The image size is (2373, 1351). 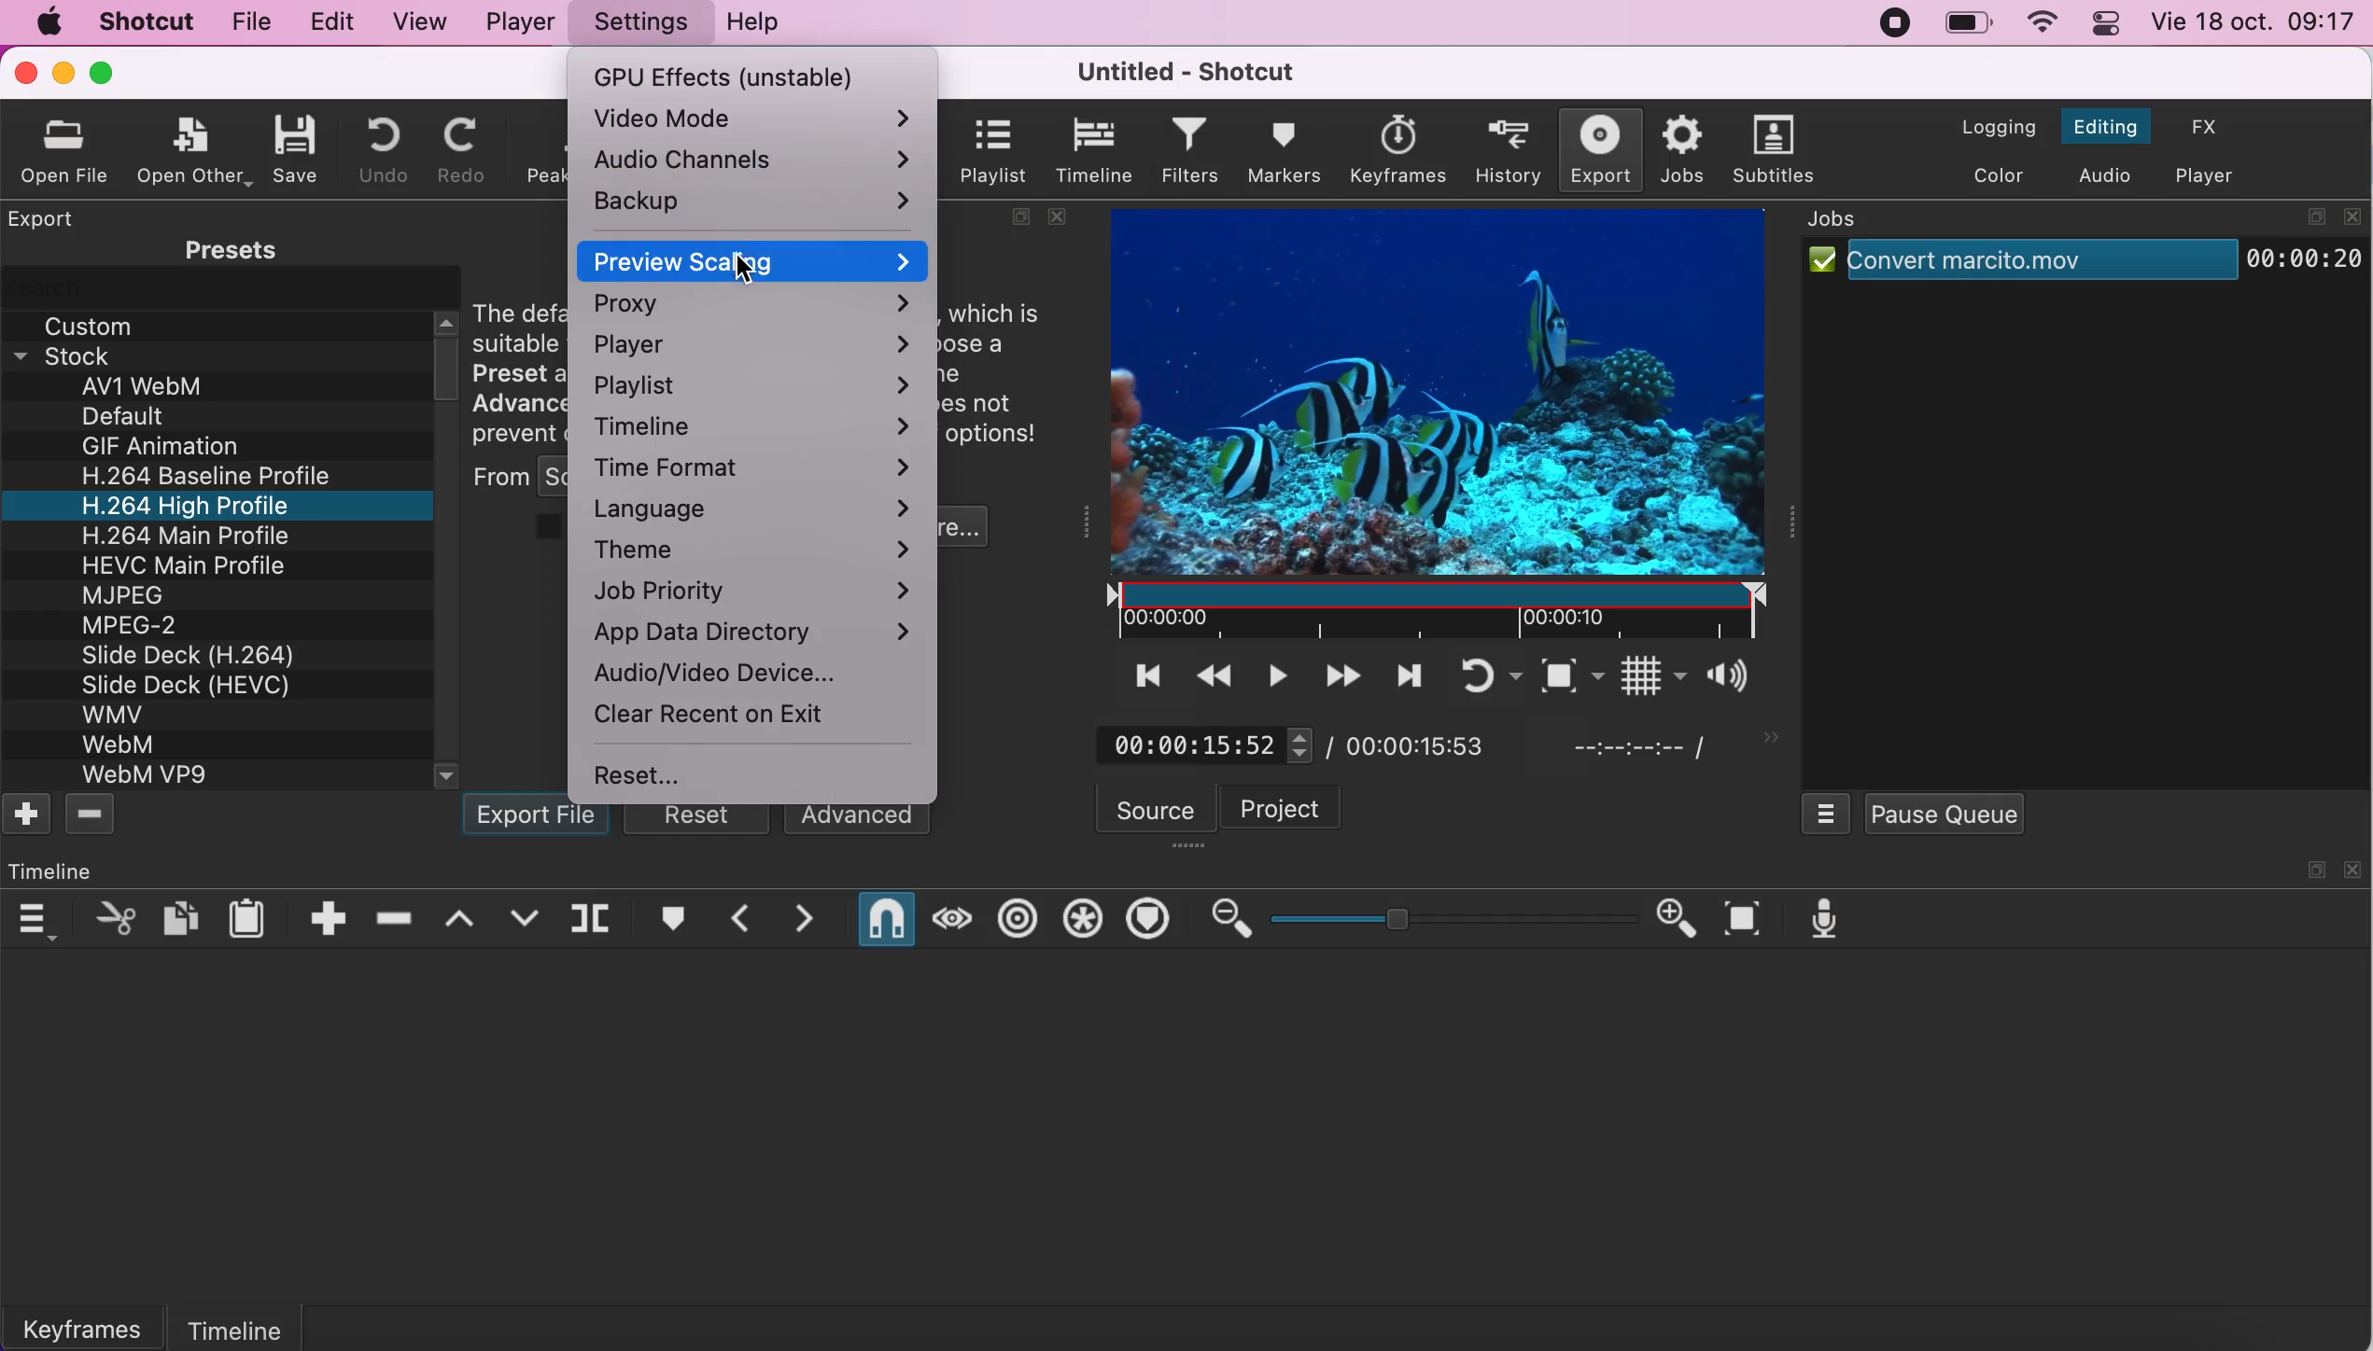 What do you see at coordinates (761, 425) in the screenshot?
I see `timeline` at bounding box center [761, 425].